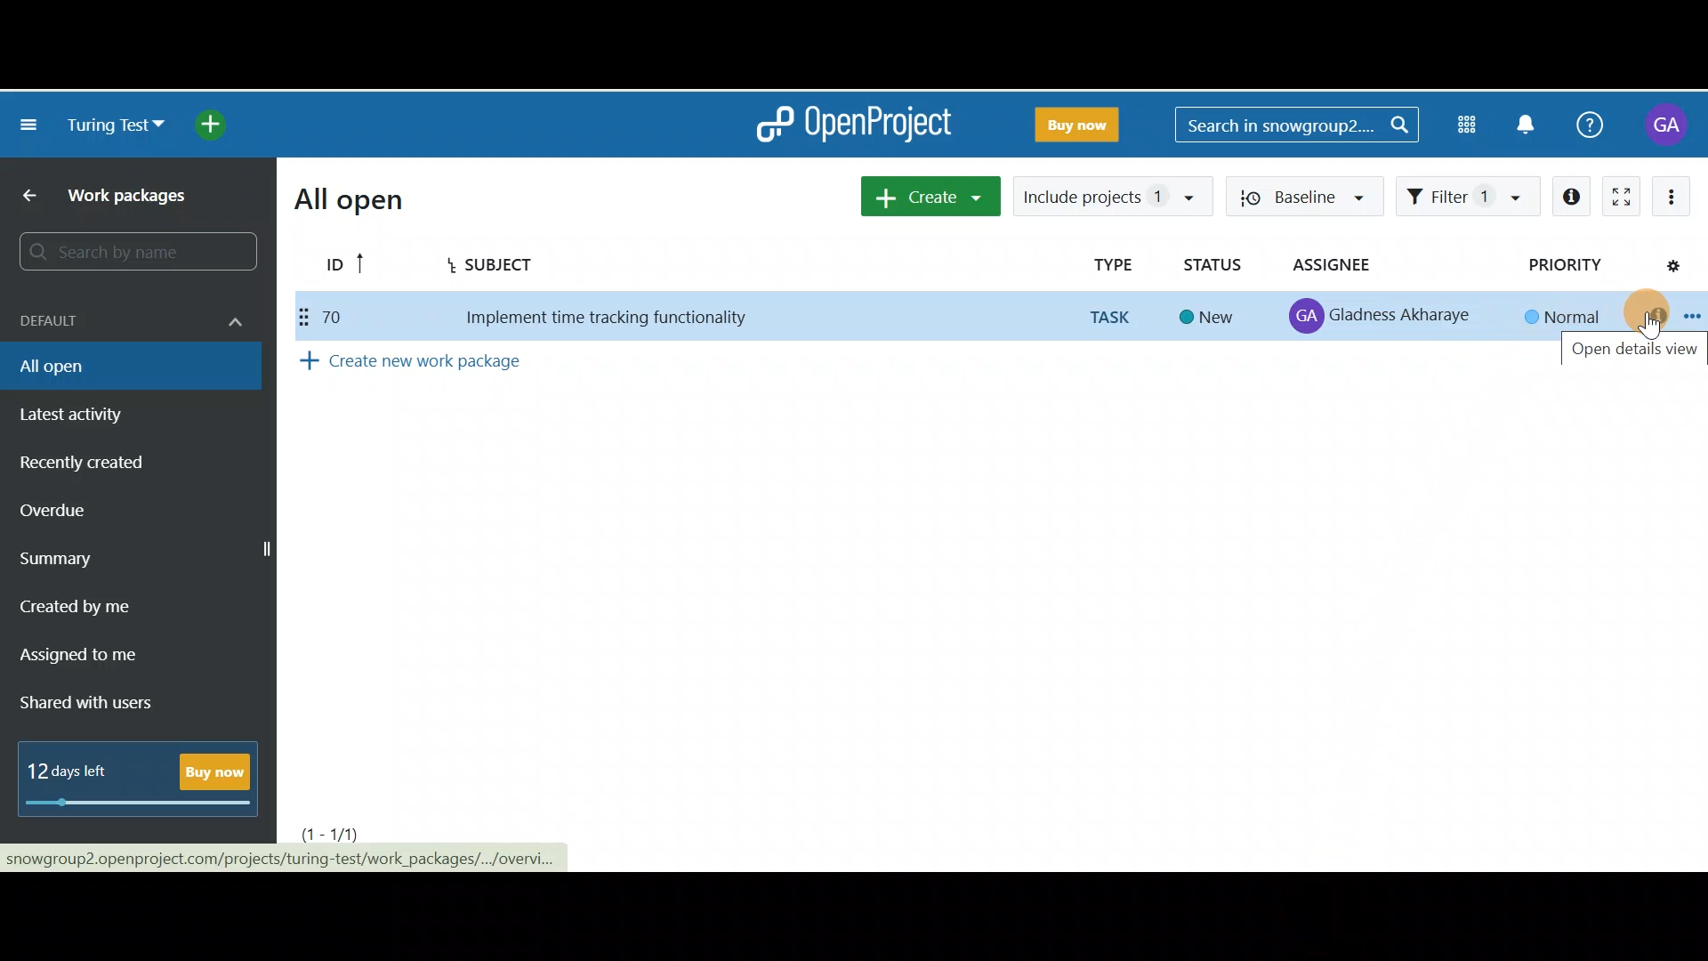 The image size is (1708, 961). I want to click on Configure view, so click(1666, 257).